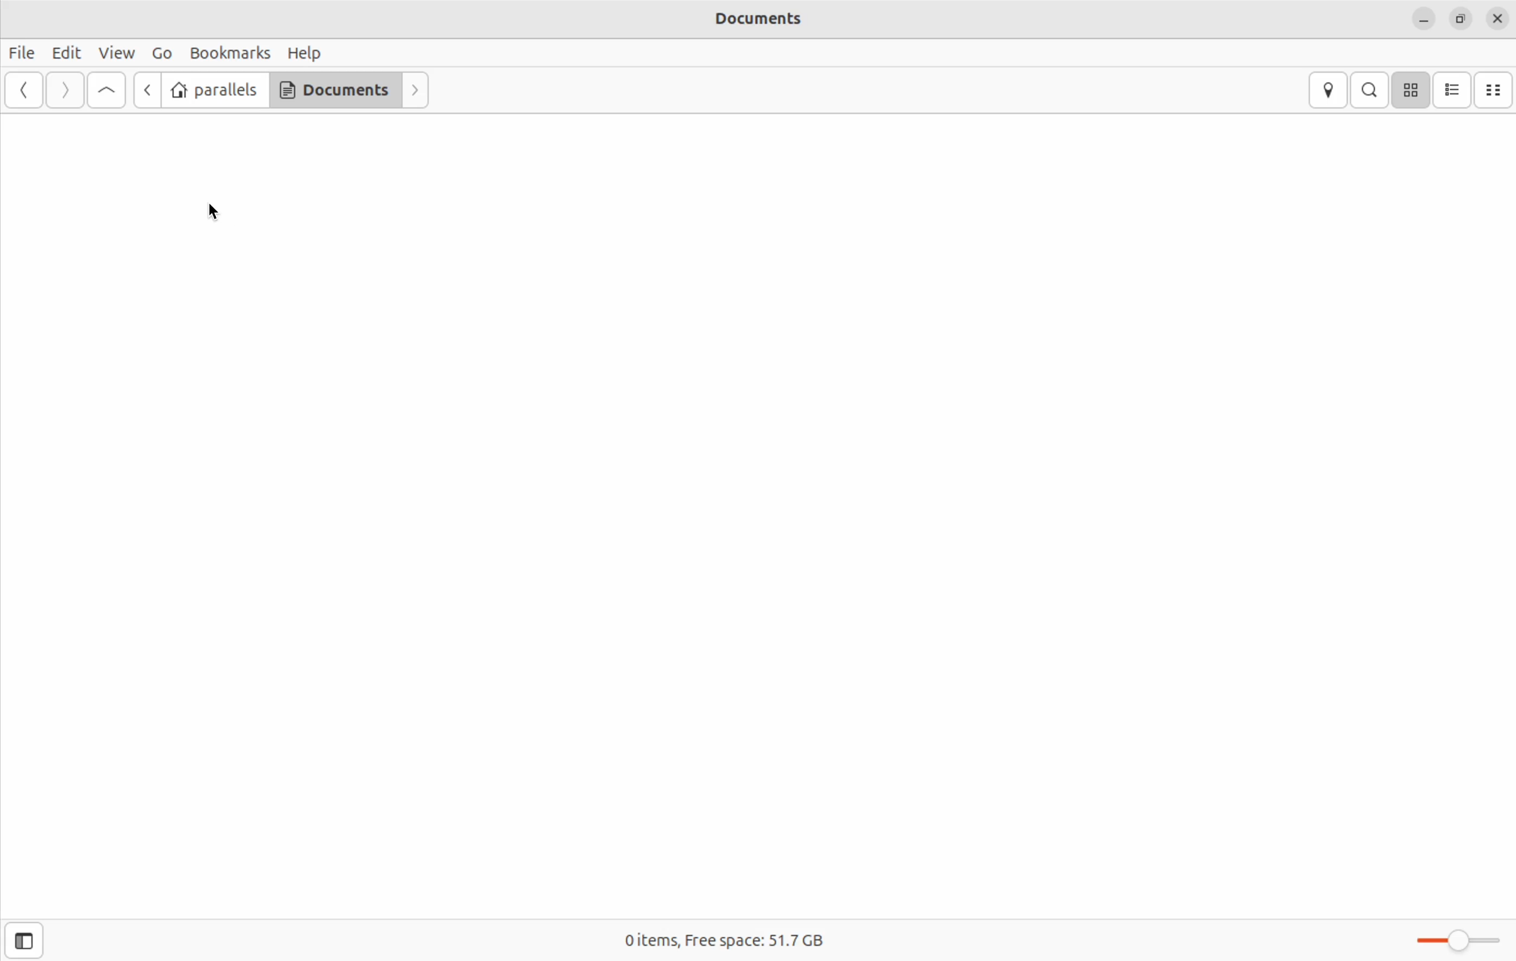  What do you see at coordinates (161, 54) in the screenshot?
I see `Go` at bounding box center [161, 54].